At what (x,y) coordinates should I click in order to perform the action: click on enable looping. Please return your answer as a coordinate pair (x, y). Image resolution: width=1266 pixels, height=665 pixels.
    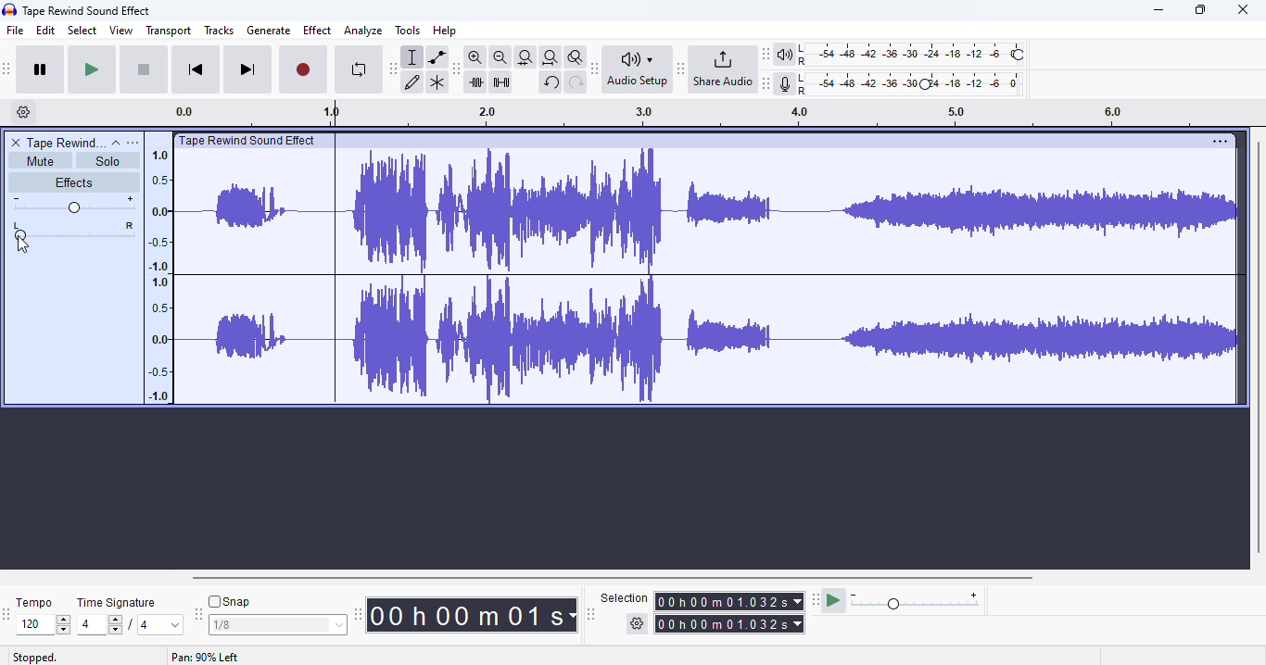
    Looking at the image, I should click on (360, 69).